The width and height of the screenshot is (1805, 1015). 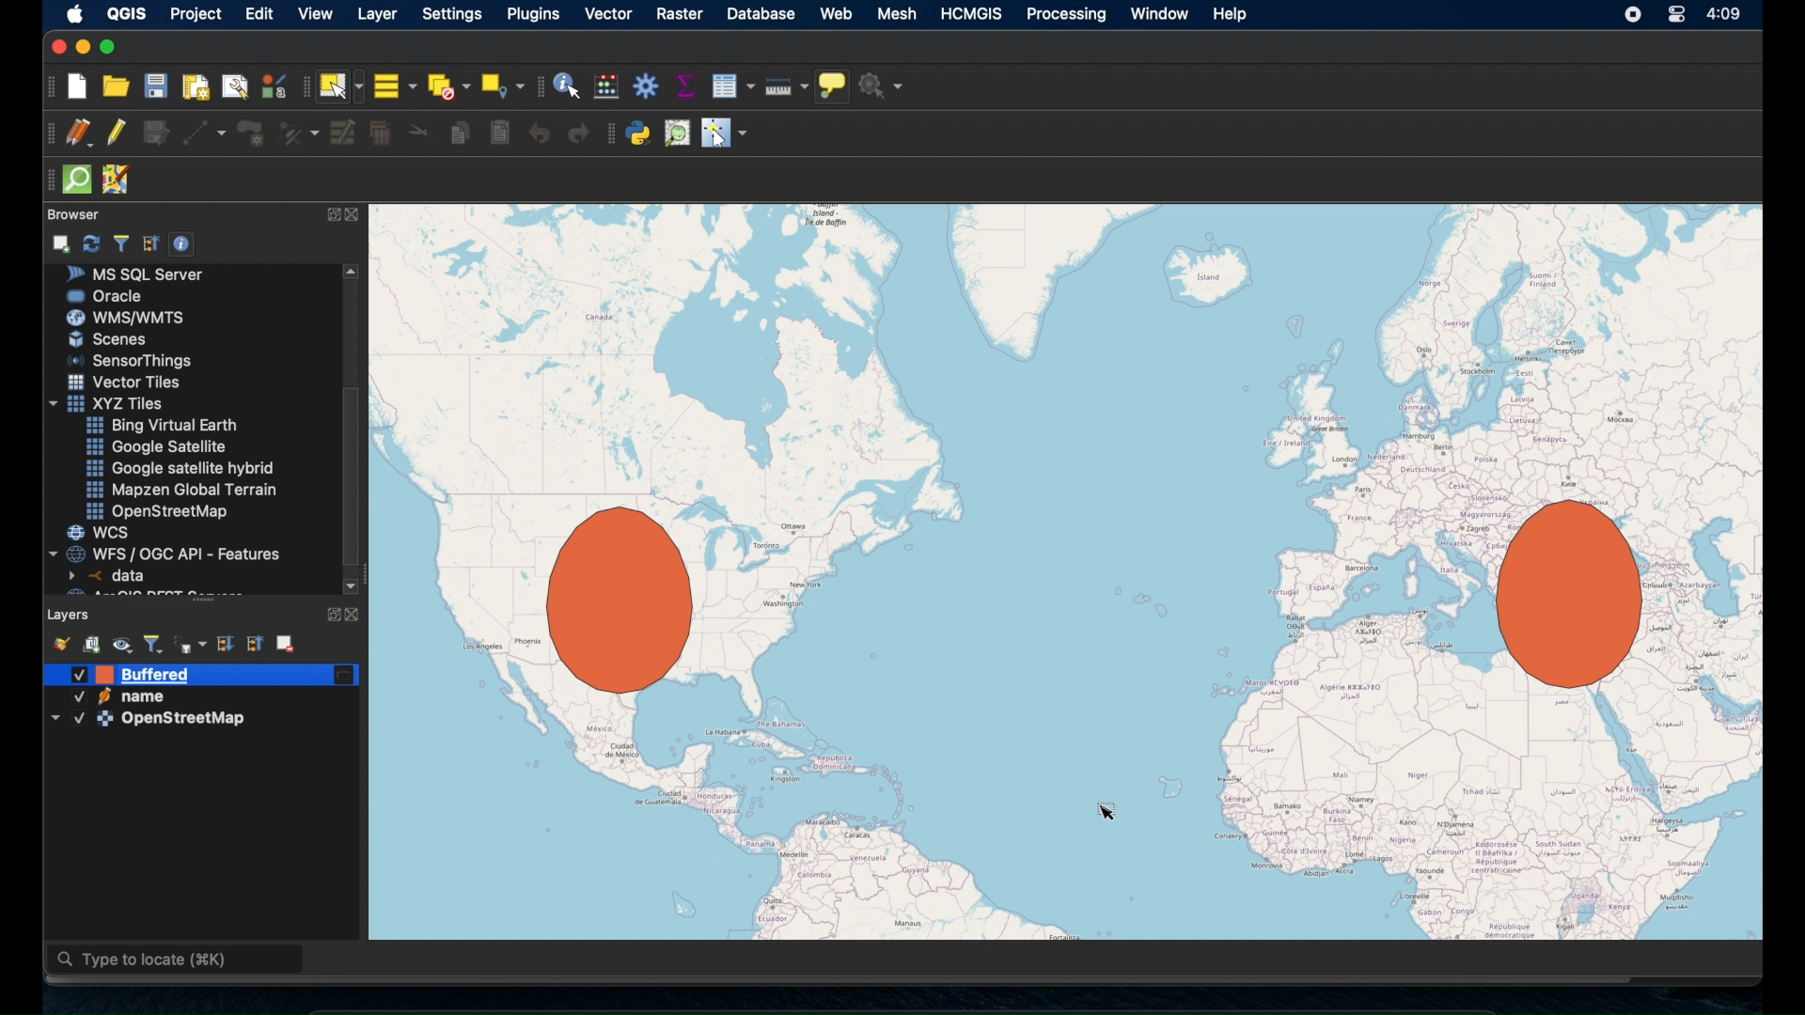 What do you see at coordinates (78, 86) in the screenshot?
I see `new project` at bounding box center [78, 86].